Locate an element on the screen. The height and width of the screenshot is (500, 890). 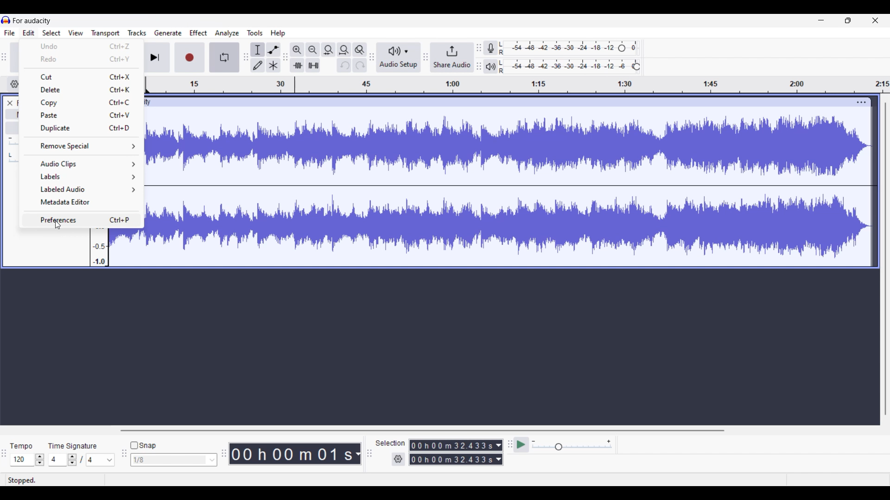
Current timestamp of track is located at coordinates (291, 454).